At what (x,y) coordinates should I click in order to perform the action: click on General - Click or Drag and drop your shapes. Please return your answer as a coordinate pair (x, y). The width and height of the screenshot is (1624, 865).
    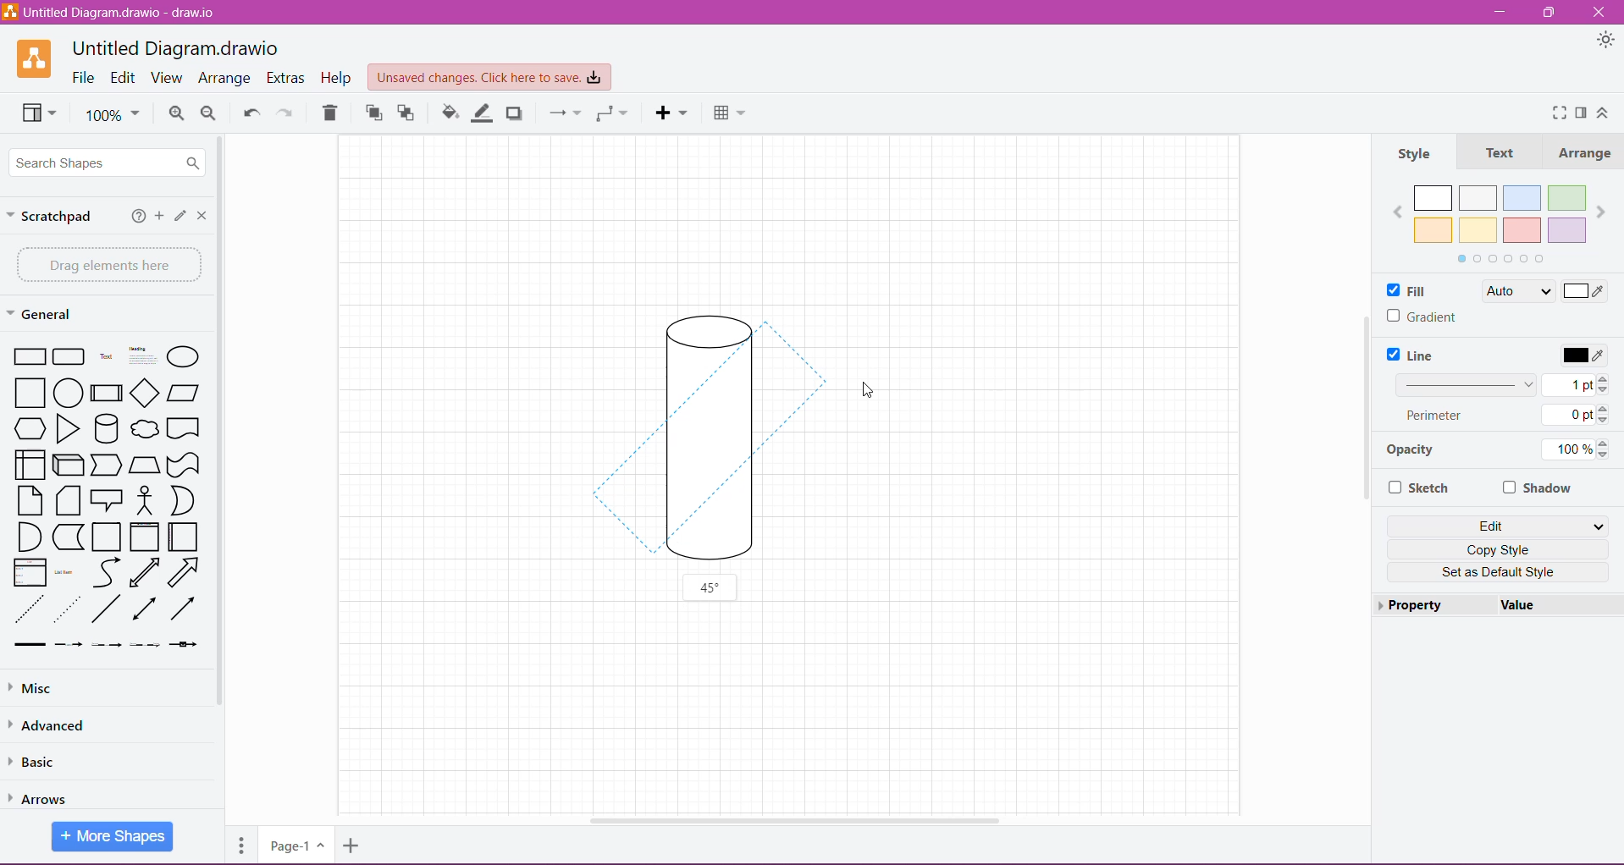
    Looking at the image, I should click on (41, 314).